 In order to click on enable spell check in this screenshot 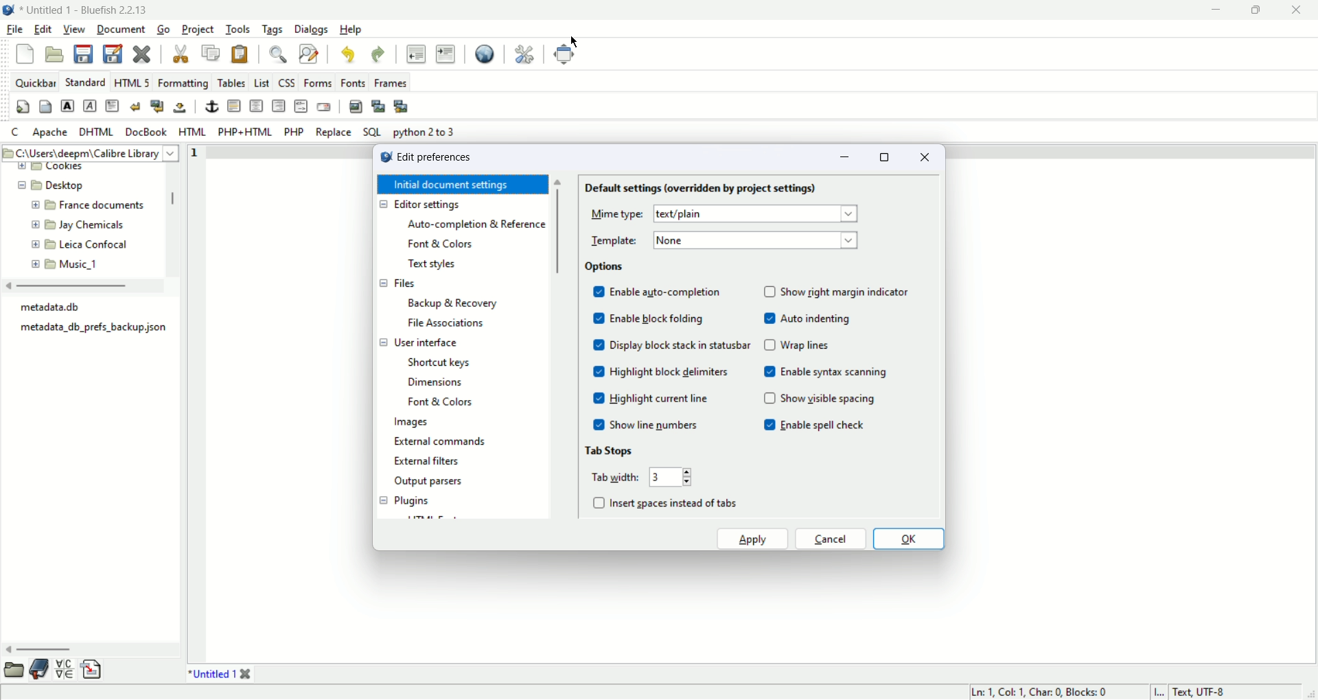, I will do `click(828, 426)`.